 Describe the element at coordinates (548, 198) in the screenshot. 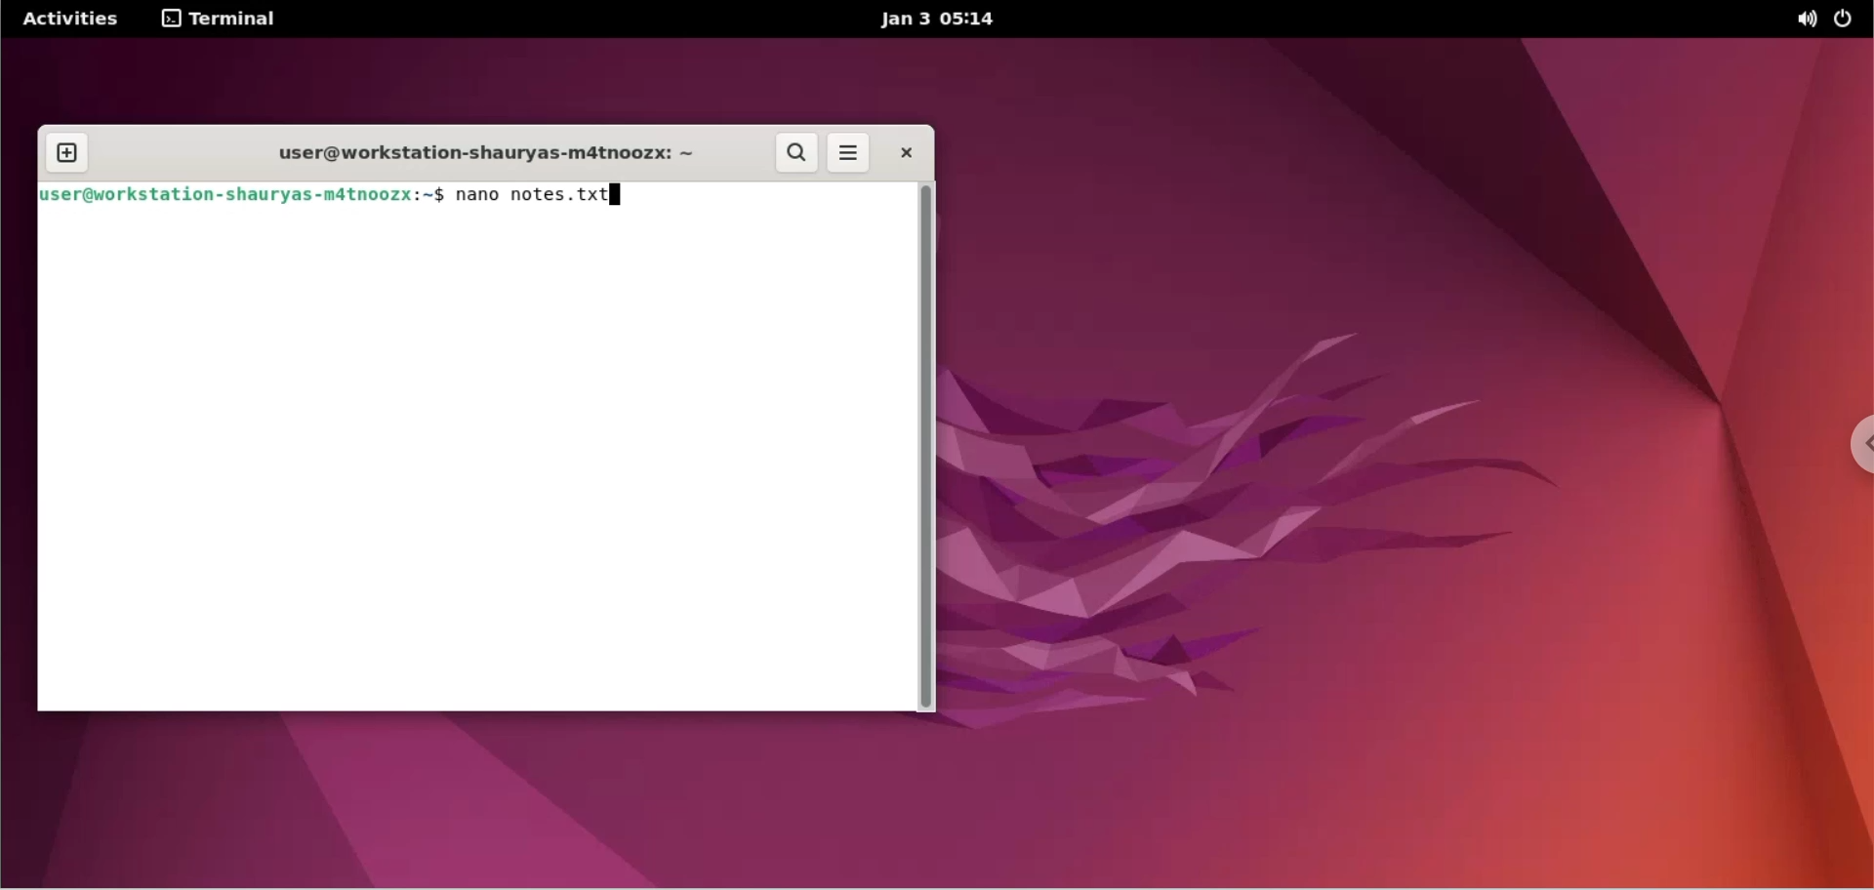

I see `nano notes.txt` at that location.